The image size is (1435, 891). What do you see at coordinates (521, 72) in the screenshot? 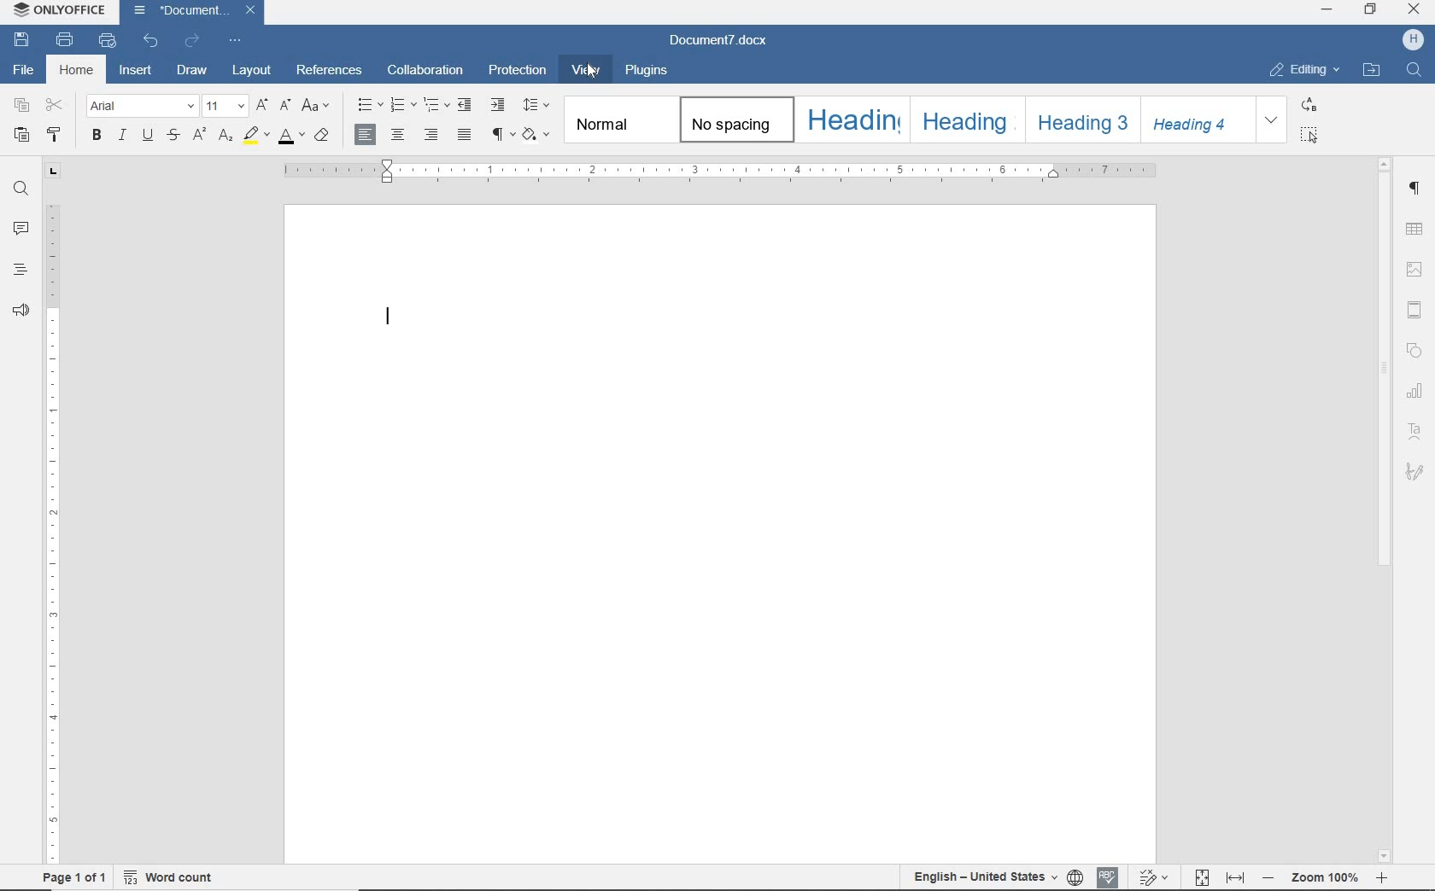
I see `PROTECTION` at bounding box center [521, 72].